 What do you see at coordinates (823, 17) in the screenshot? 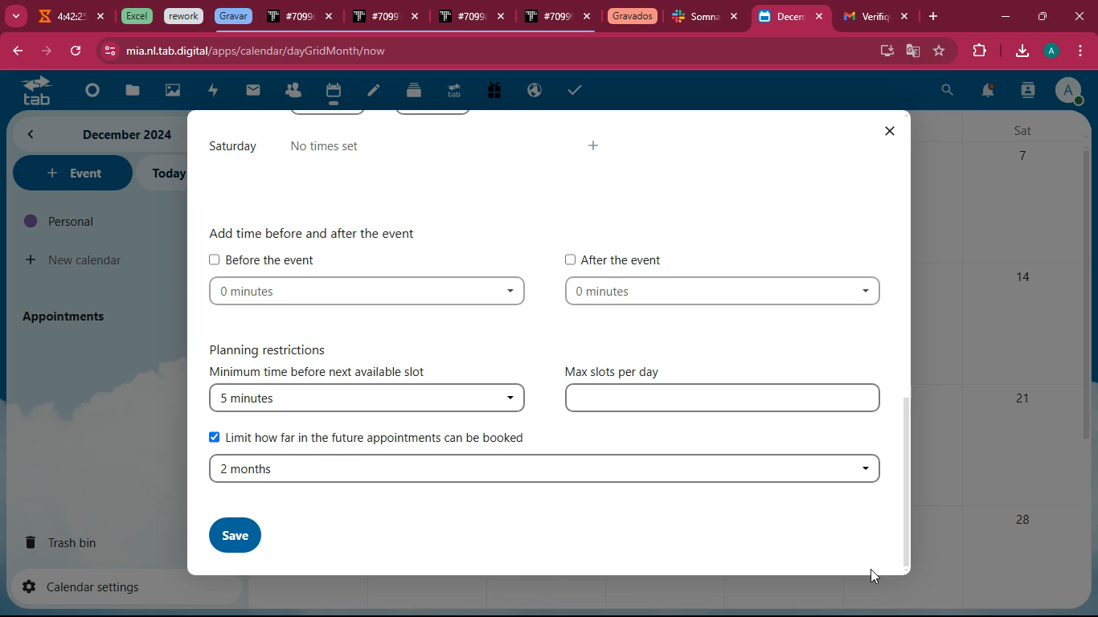
I see `close` at bounding box center [823, 17].